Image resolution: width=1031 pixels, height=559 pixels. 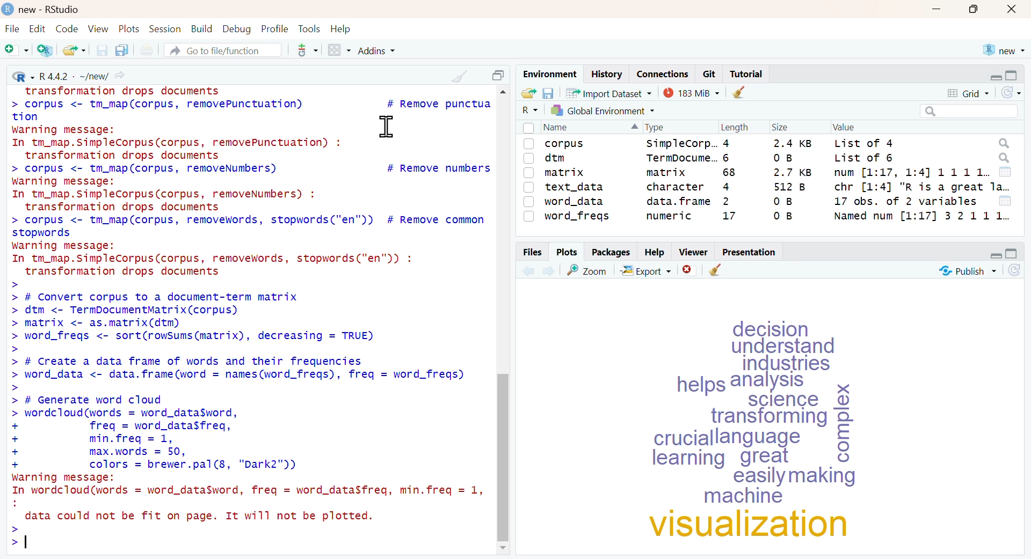 What do you see at coordinates (612, 252) in the screenshot?
I see `Packages` at bounding box center [612, 252].